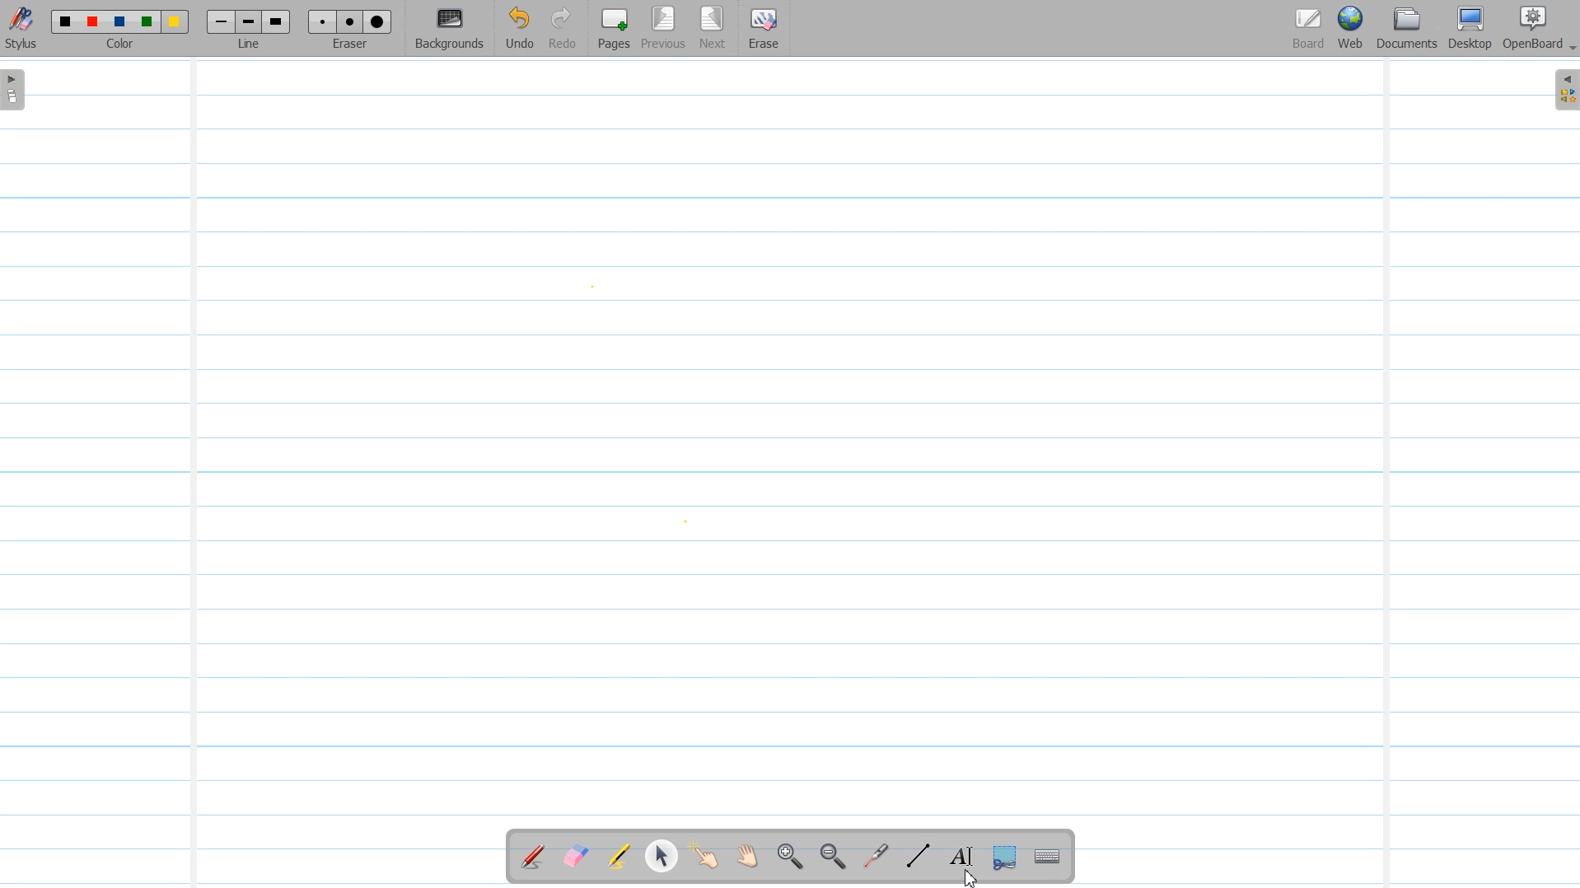  What do you see at coordinates (666, 29) in the screenshot?
I see `Previous` at bounding box center [666, 29].